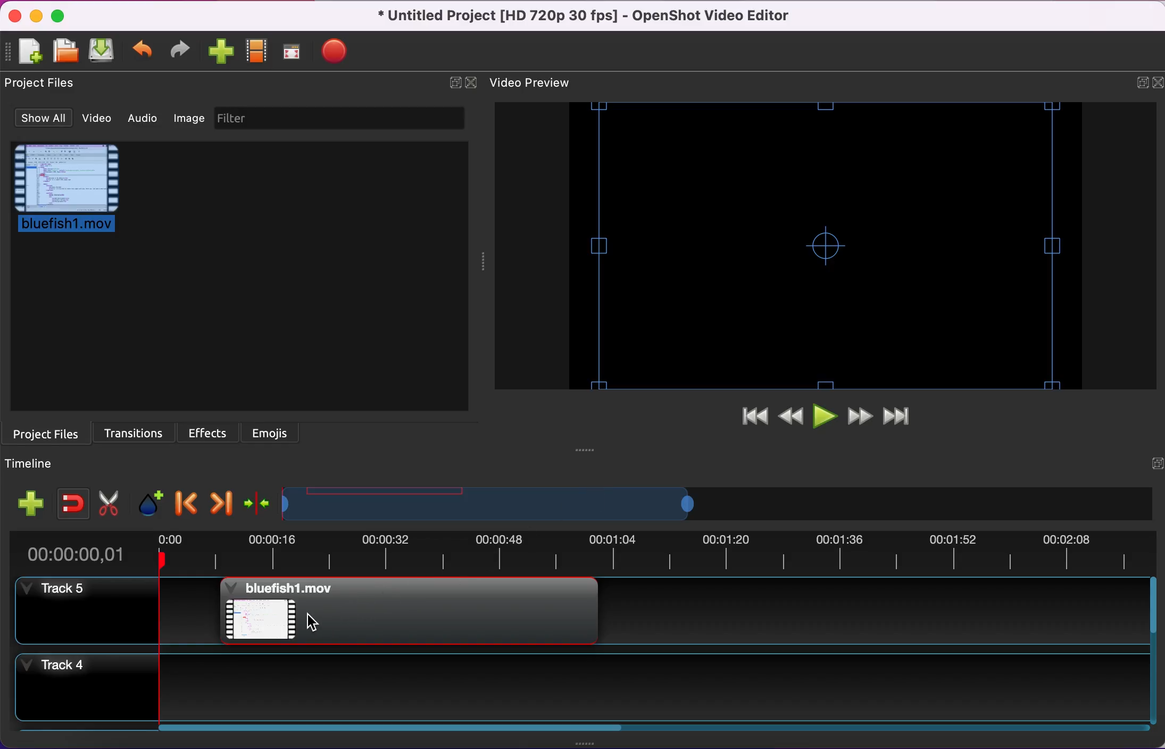  Describe the element at coordinates (56, 591) in the screenshot. I see `track 5` at that location.